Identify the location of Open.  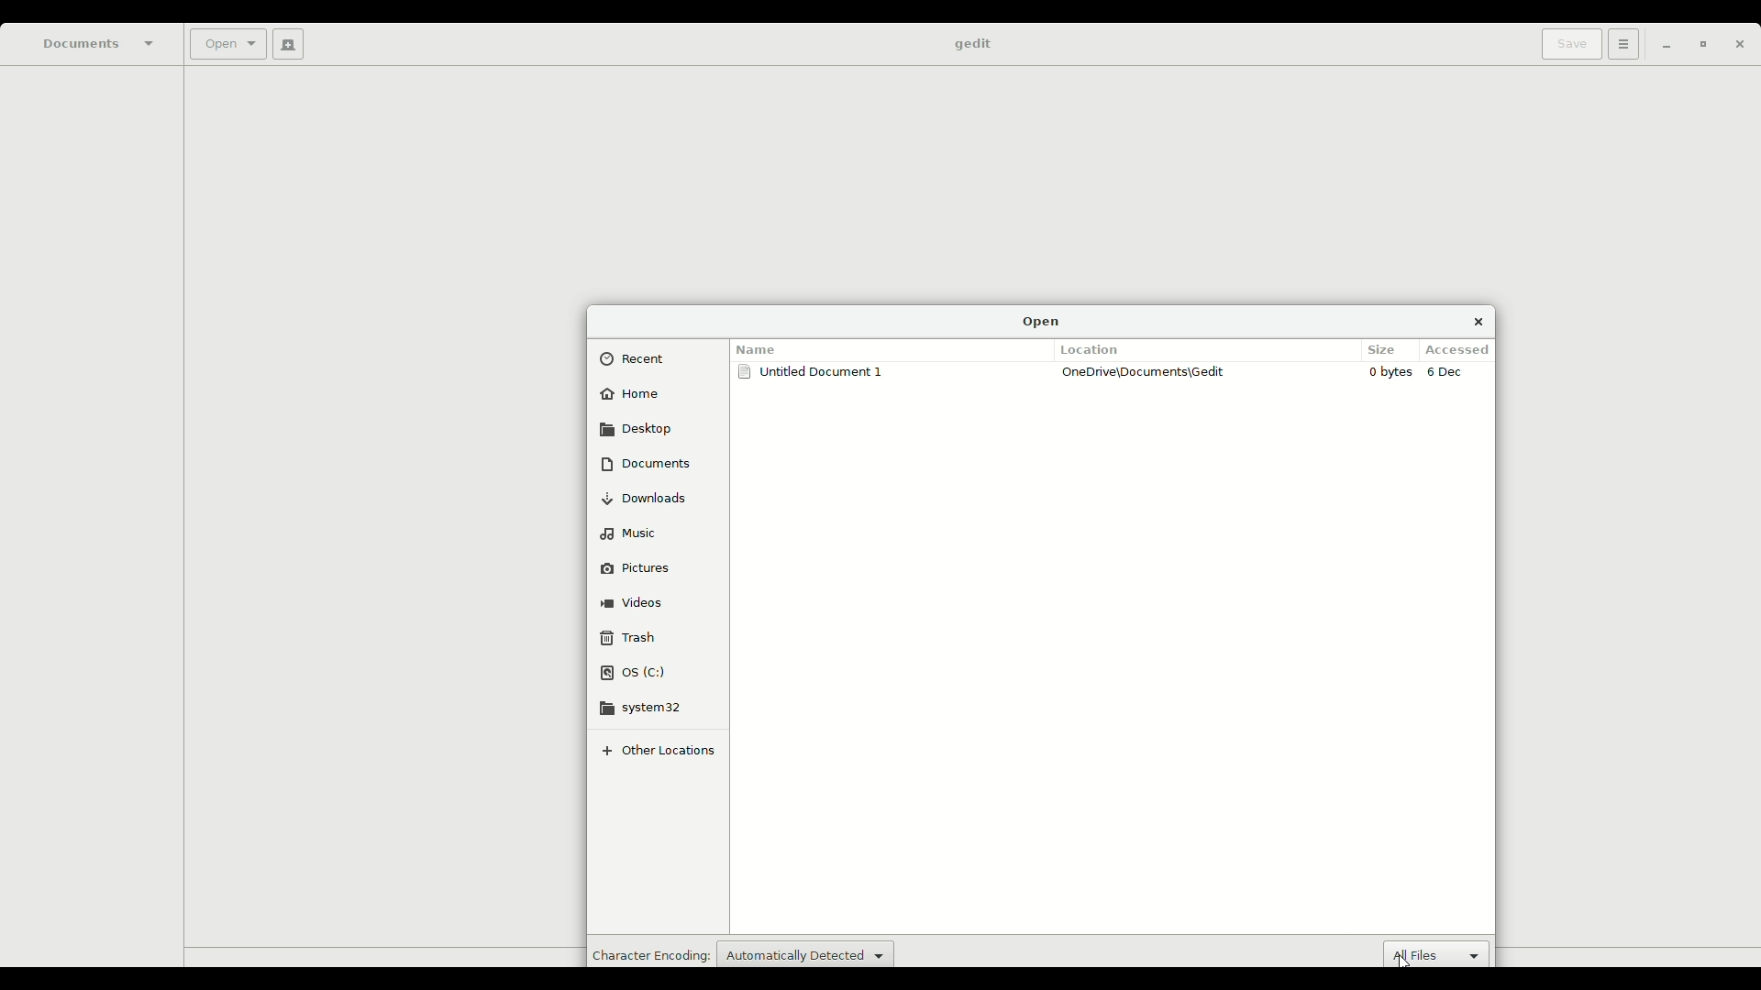
(1042, 321).